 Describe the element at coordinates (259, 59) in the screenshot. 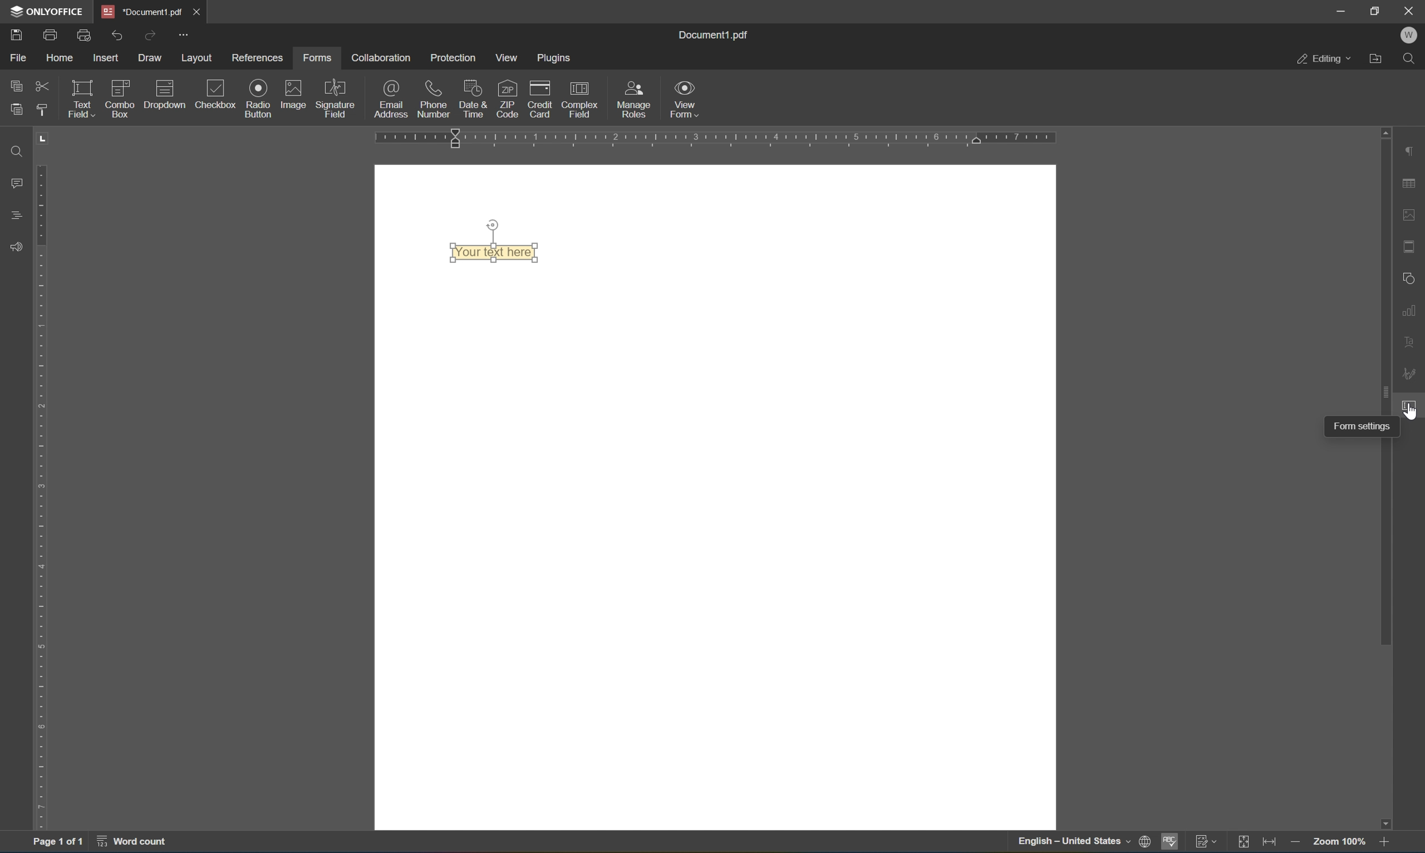

I see `references` at that location.